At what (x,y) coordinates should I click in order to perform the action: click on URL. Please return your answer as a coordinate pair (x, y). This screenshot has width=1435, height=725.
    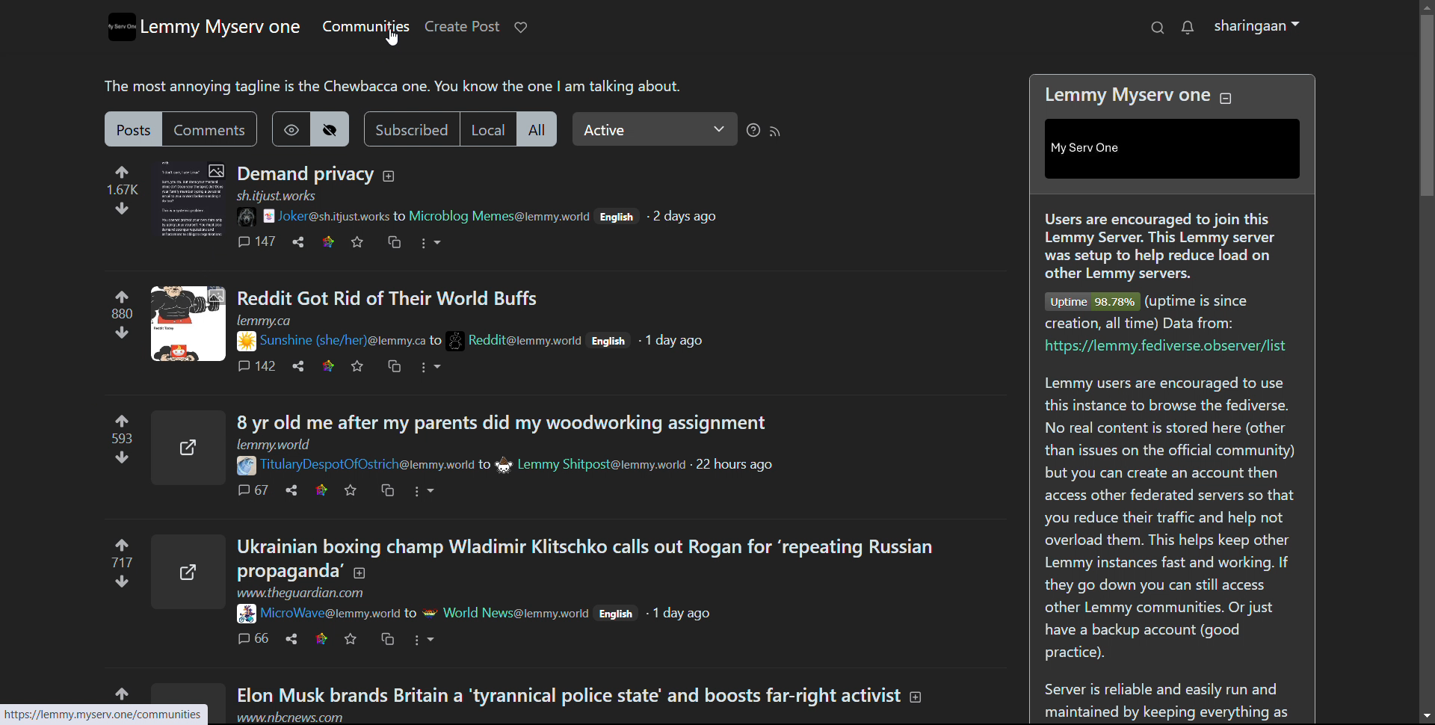
    Looking at the image, I should click on (320, 593).